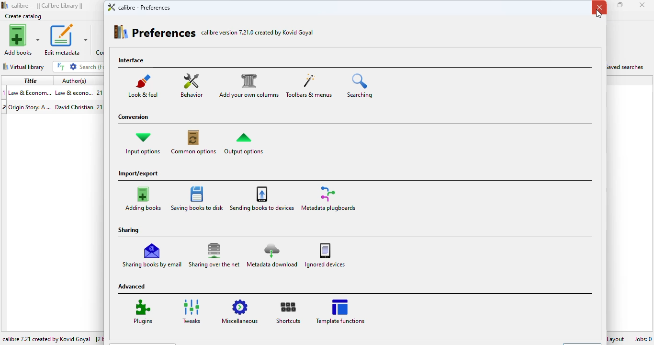  Describe the element at coordinates (214, 254) in the screenshot. I see `sharing over the net` at that location.